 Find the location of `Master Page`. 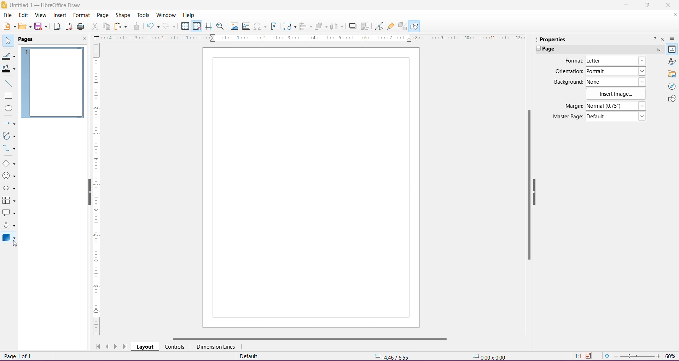

Master Page is located at coordinates (567, 116).